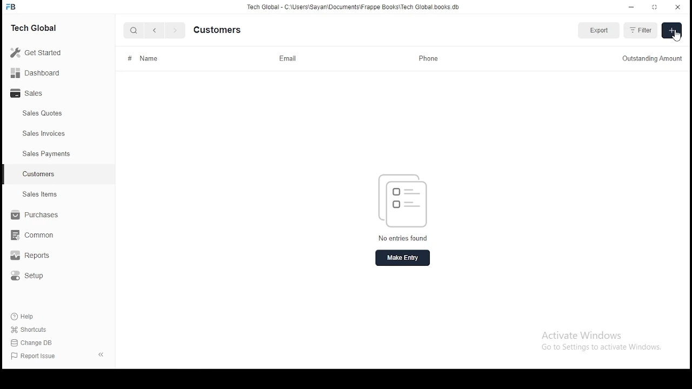  What do you see at coordinates (155, 30) in the screenshot?
I see `previous` at bounding box center [155, 30].